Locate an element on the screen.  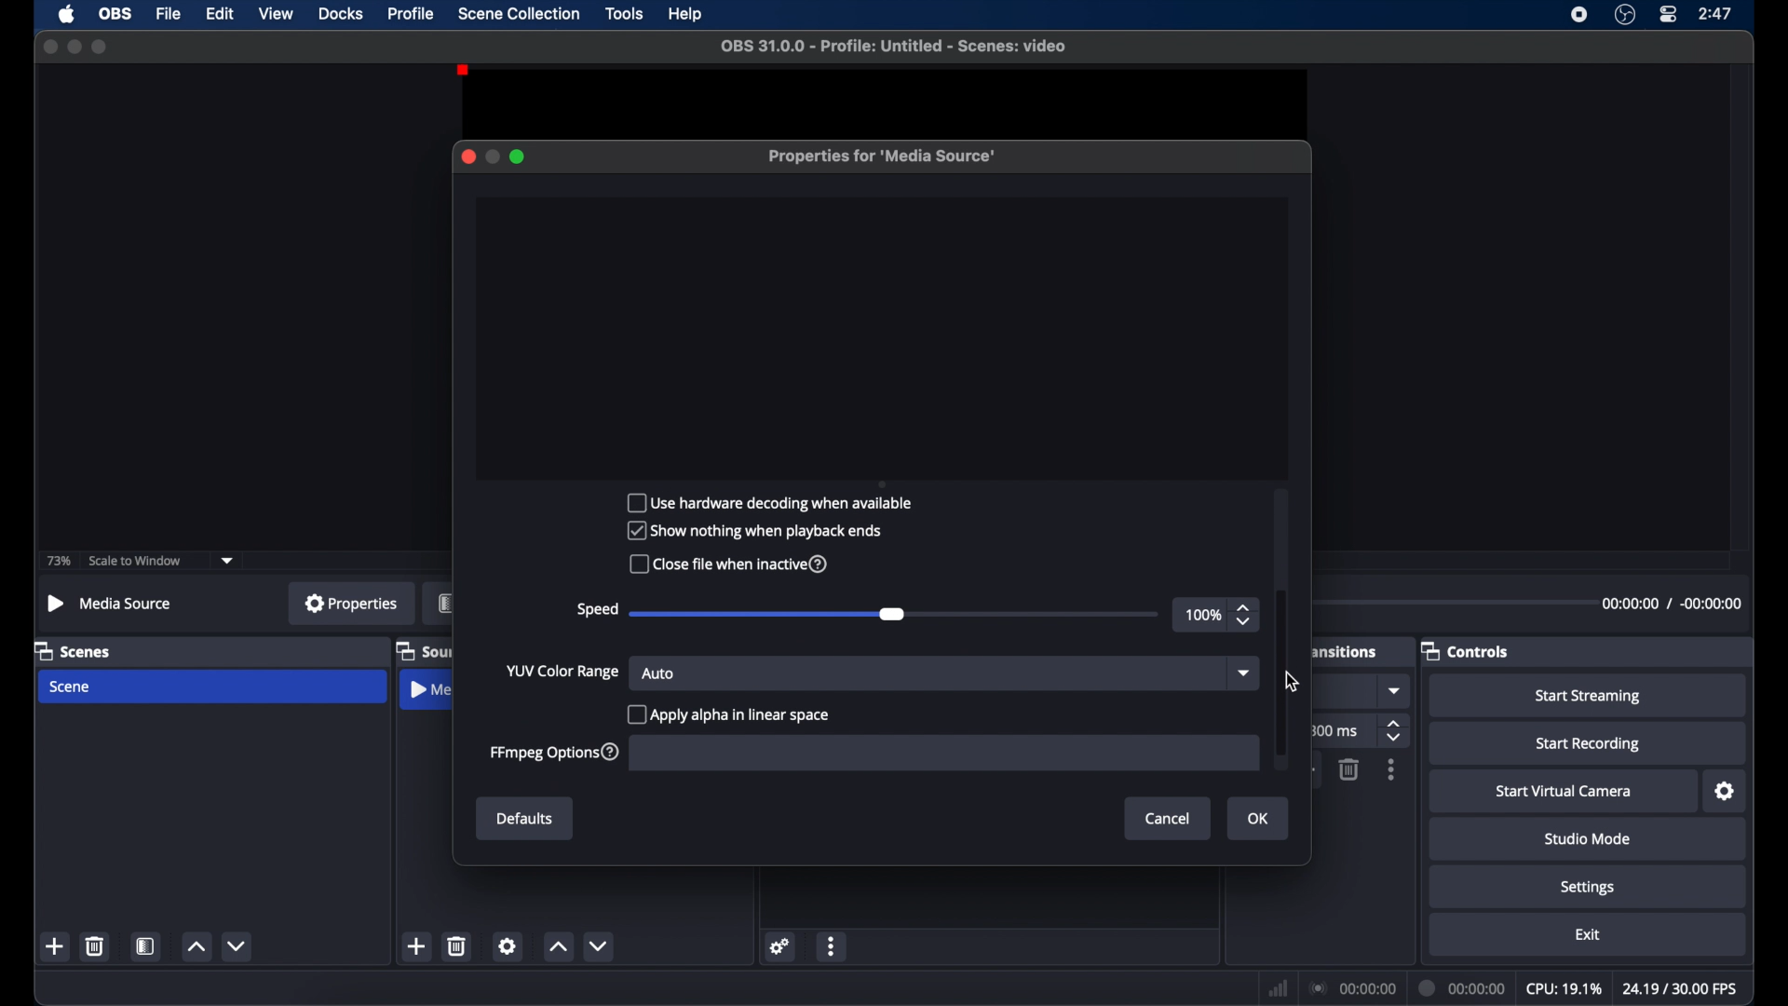
Ok is located at coordinates (1256, 819).